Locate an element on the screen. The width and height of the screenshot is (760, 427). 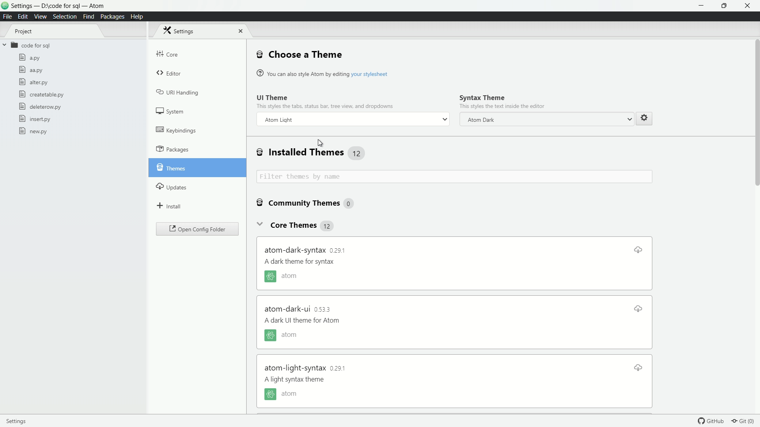
github is located at coordinates (711, 421).